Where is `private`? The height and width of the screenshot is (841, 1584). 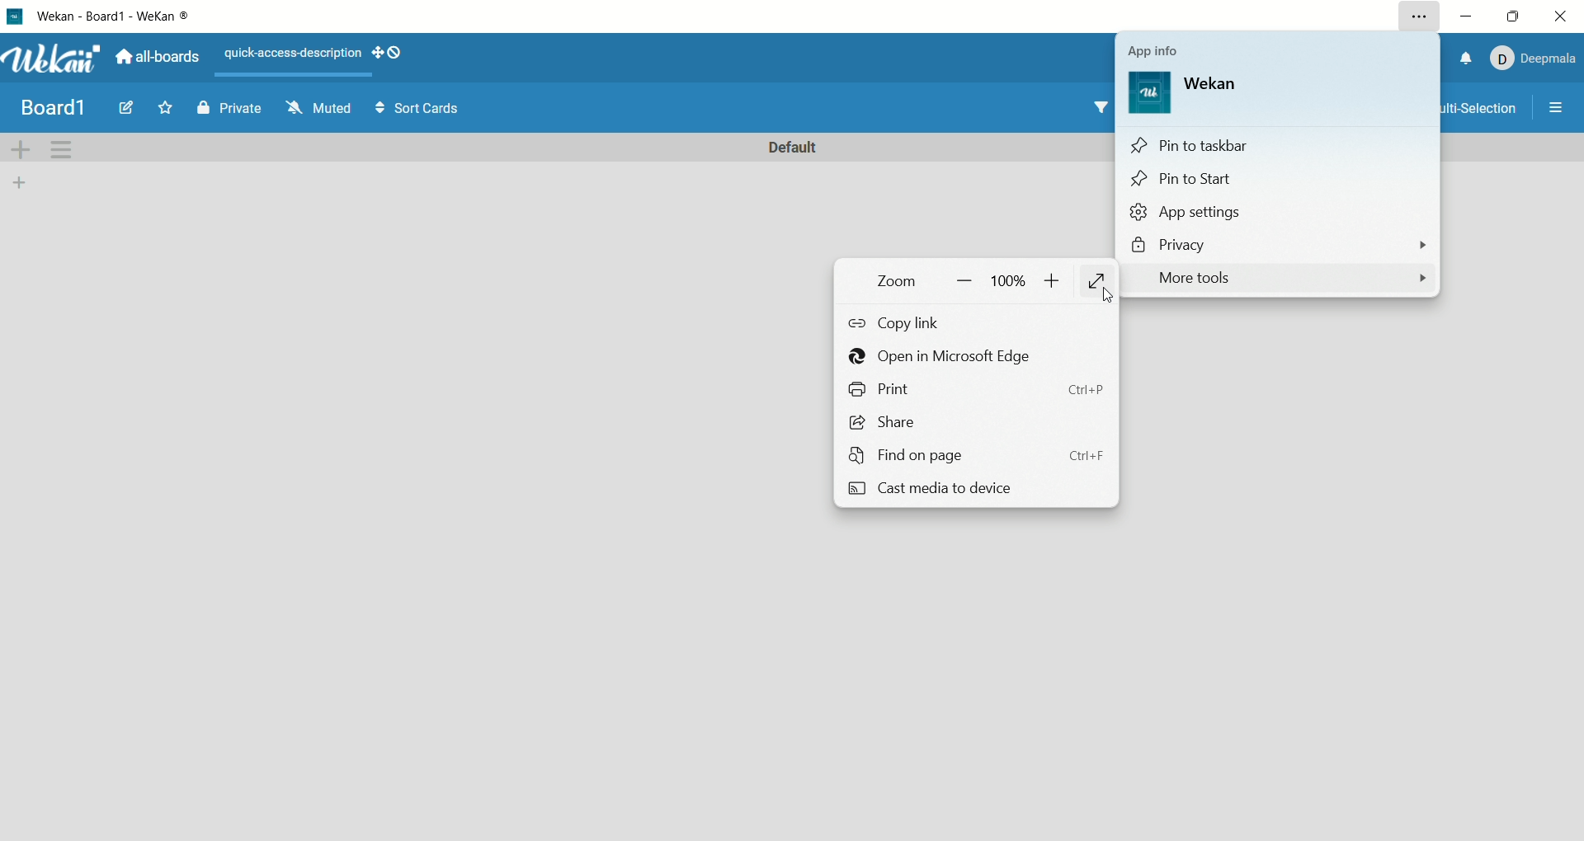 private is located at coordinates (229, 110).